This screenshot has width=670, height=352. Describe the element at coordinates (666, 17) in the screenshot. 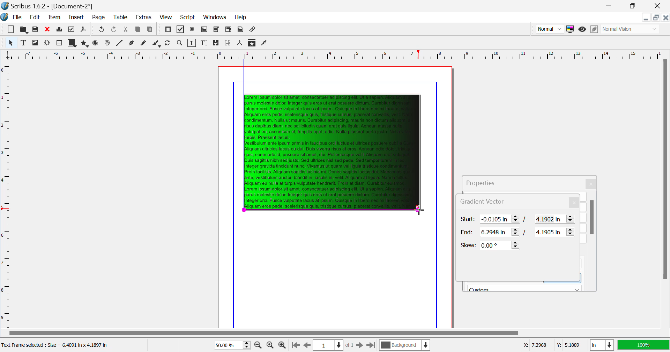

I see `Close` at that location.